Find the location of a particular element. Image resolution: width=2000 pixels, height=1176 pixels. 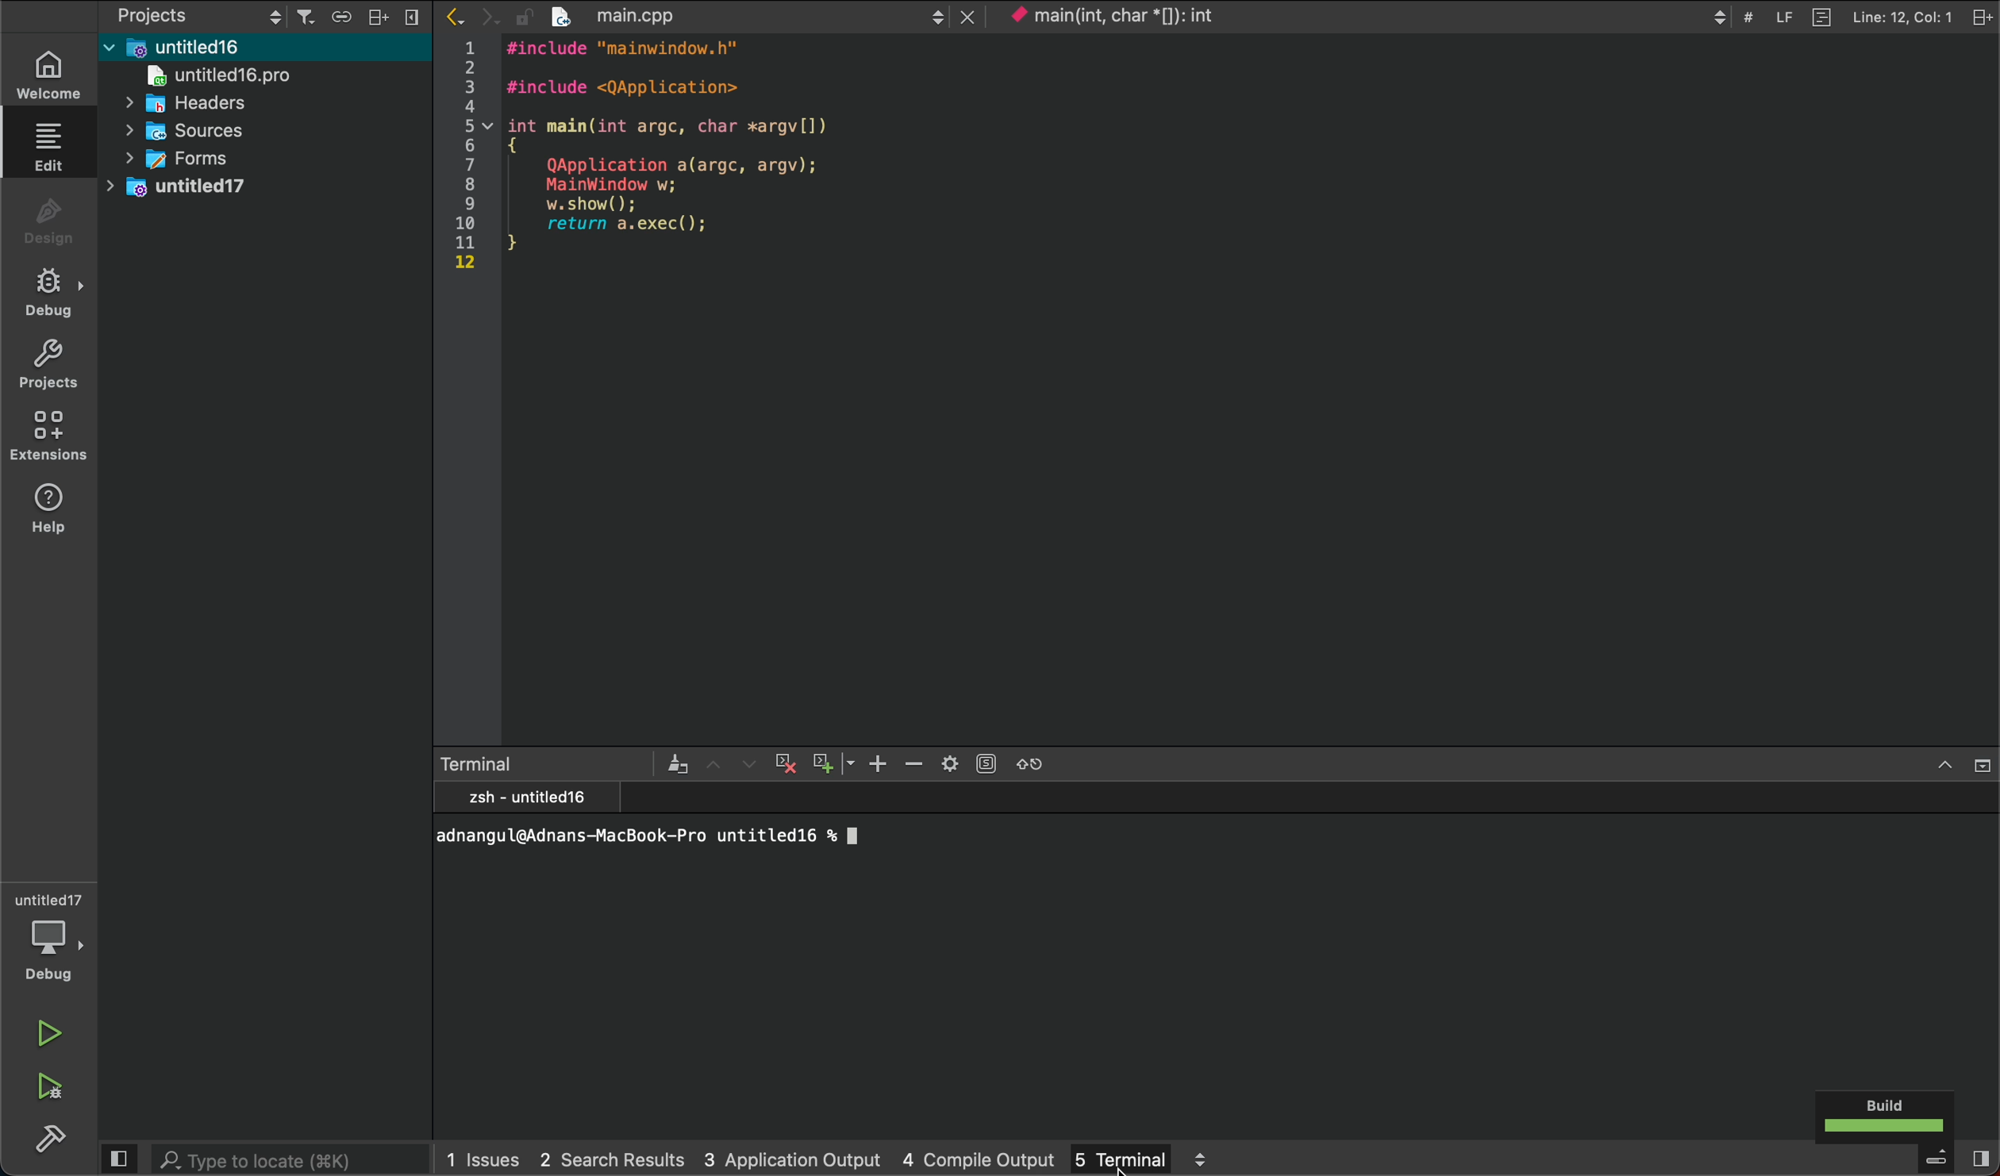

forms is located at coordinates (190, 157).